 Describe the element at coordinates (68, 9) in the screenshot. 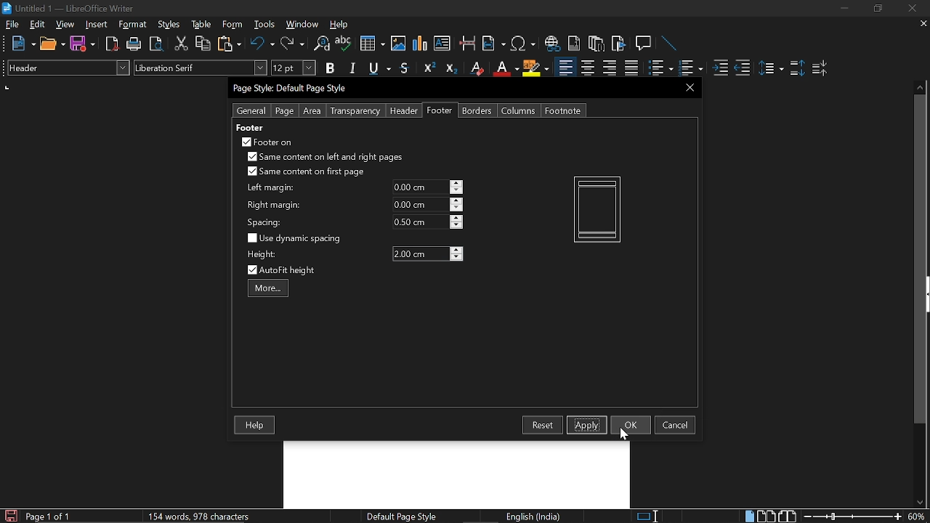

I see `Current window` at that location.